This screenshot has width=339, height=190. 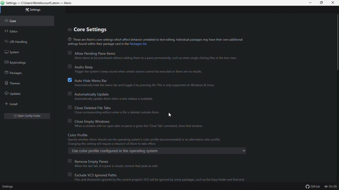 What do you see at coordinates (155, 55) in the screenshot?
I see `Allow pending pane items` at bounding box center [155, 55].